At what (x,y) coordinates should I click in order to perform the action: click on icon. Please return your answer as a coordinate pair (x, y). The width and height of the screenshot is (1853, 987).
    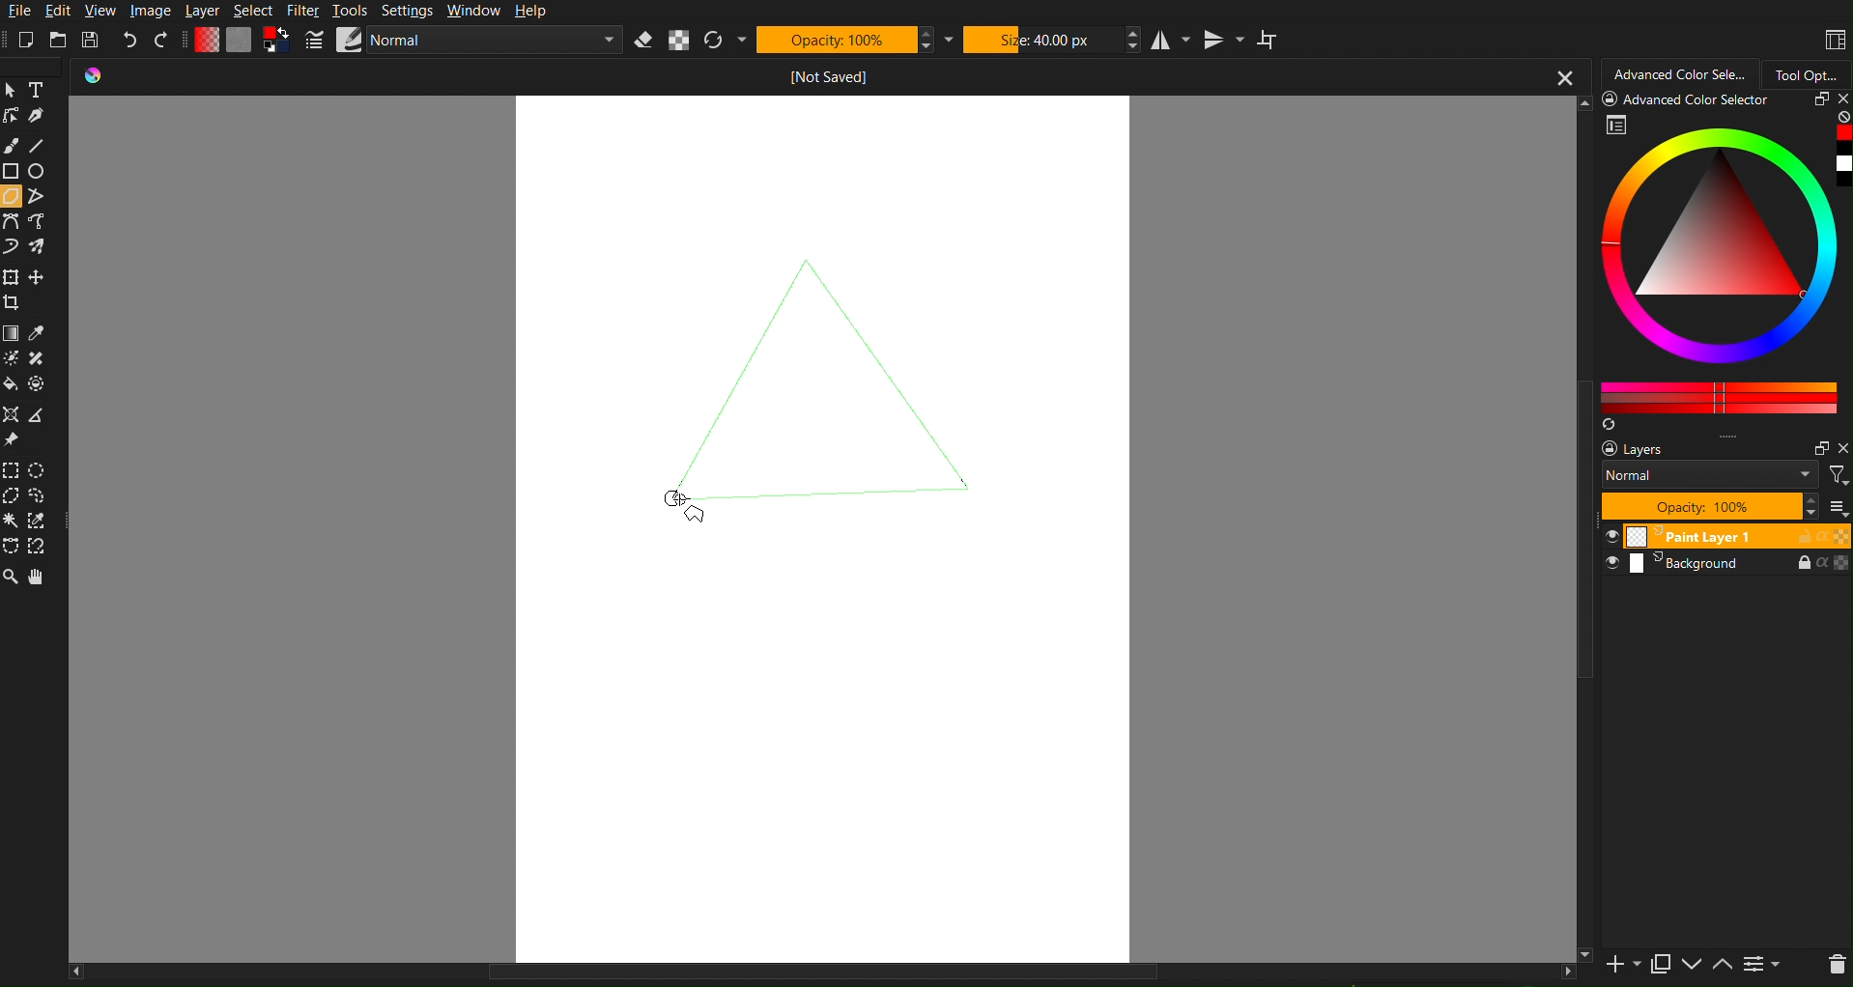
    Looking at the image, I should click on (101, 77).